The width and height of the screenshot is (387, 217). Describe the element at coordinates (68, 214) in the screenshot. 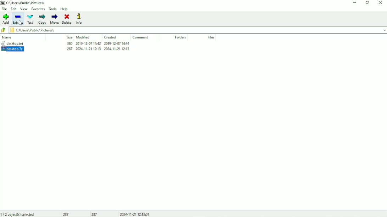

I see `287` at that location.